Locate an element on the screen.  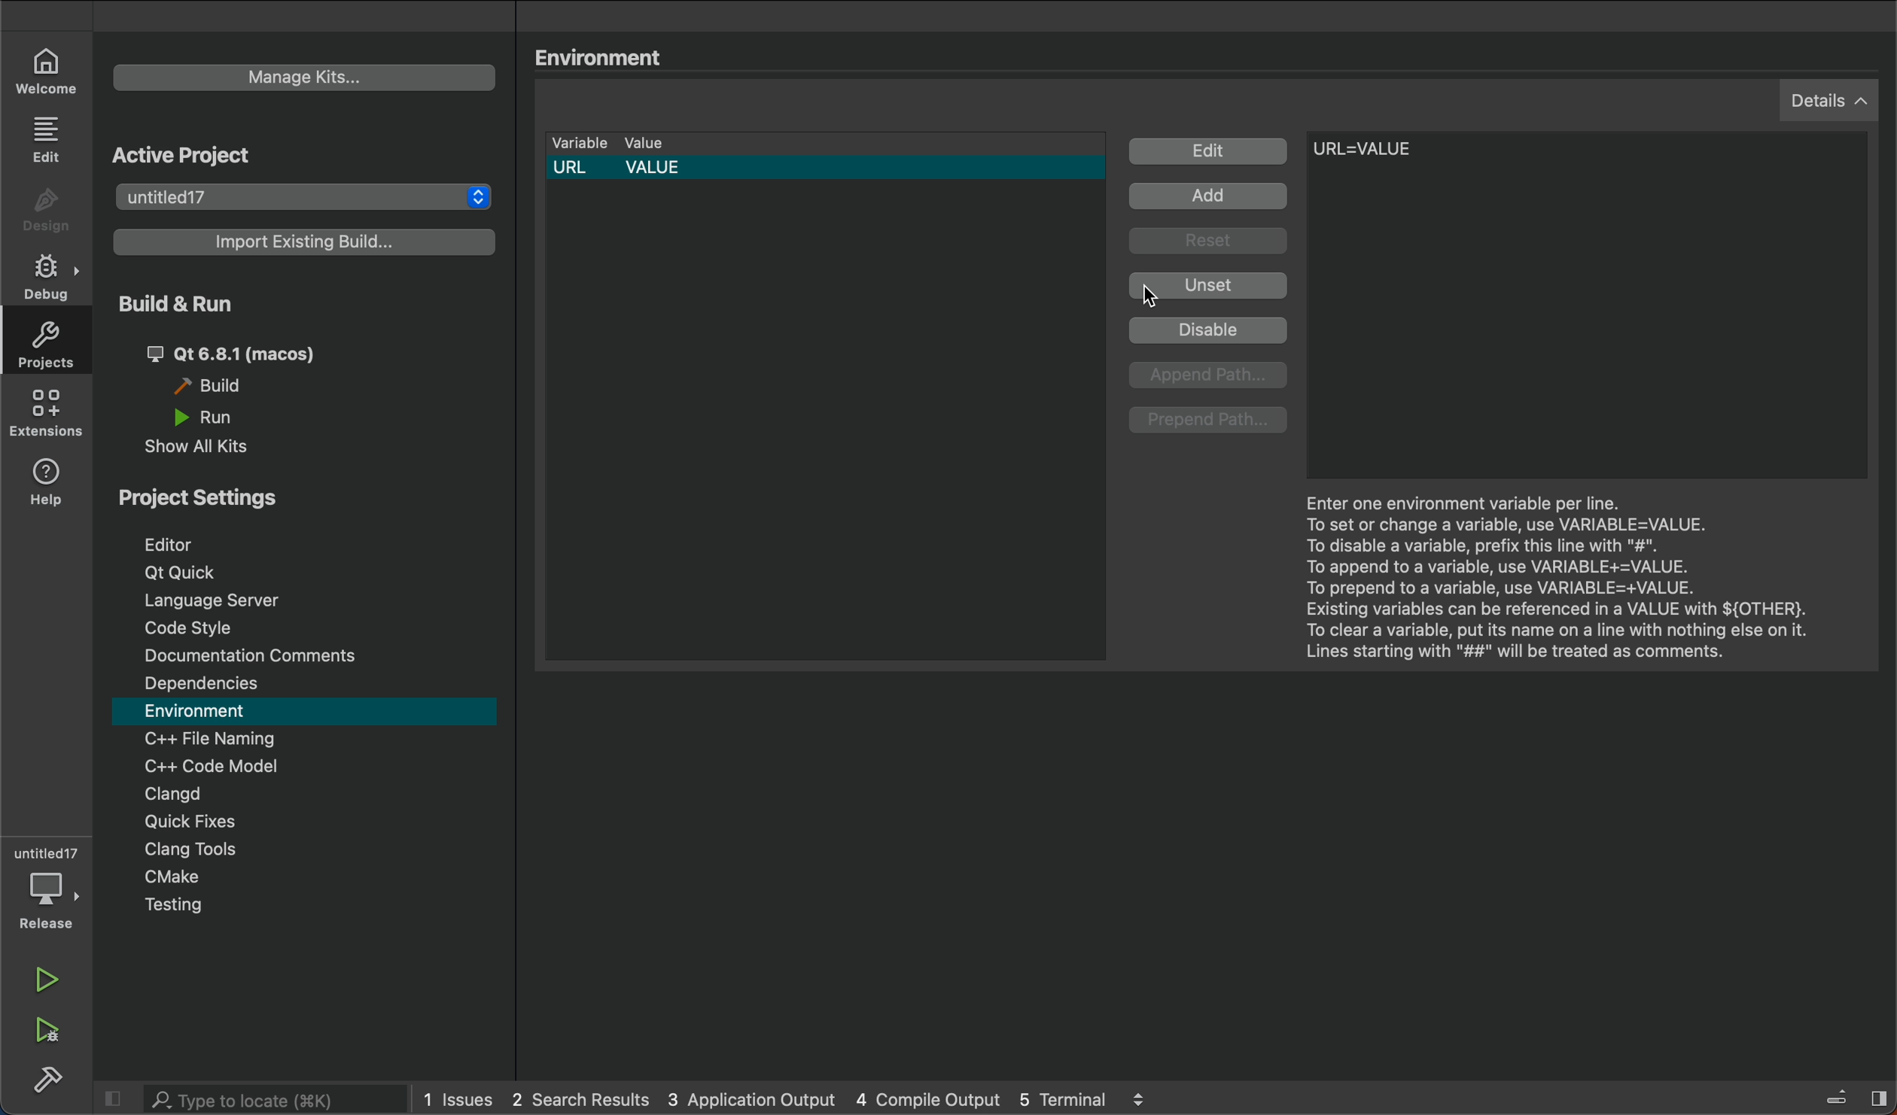
welcome is located at coordinates (44, 66).